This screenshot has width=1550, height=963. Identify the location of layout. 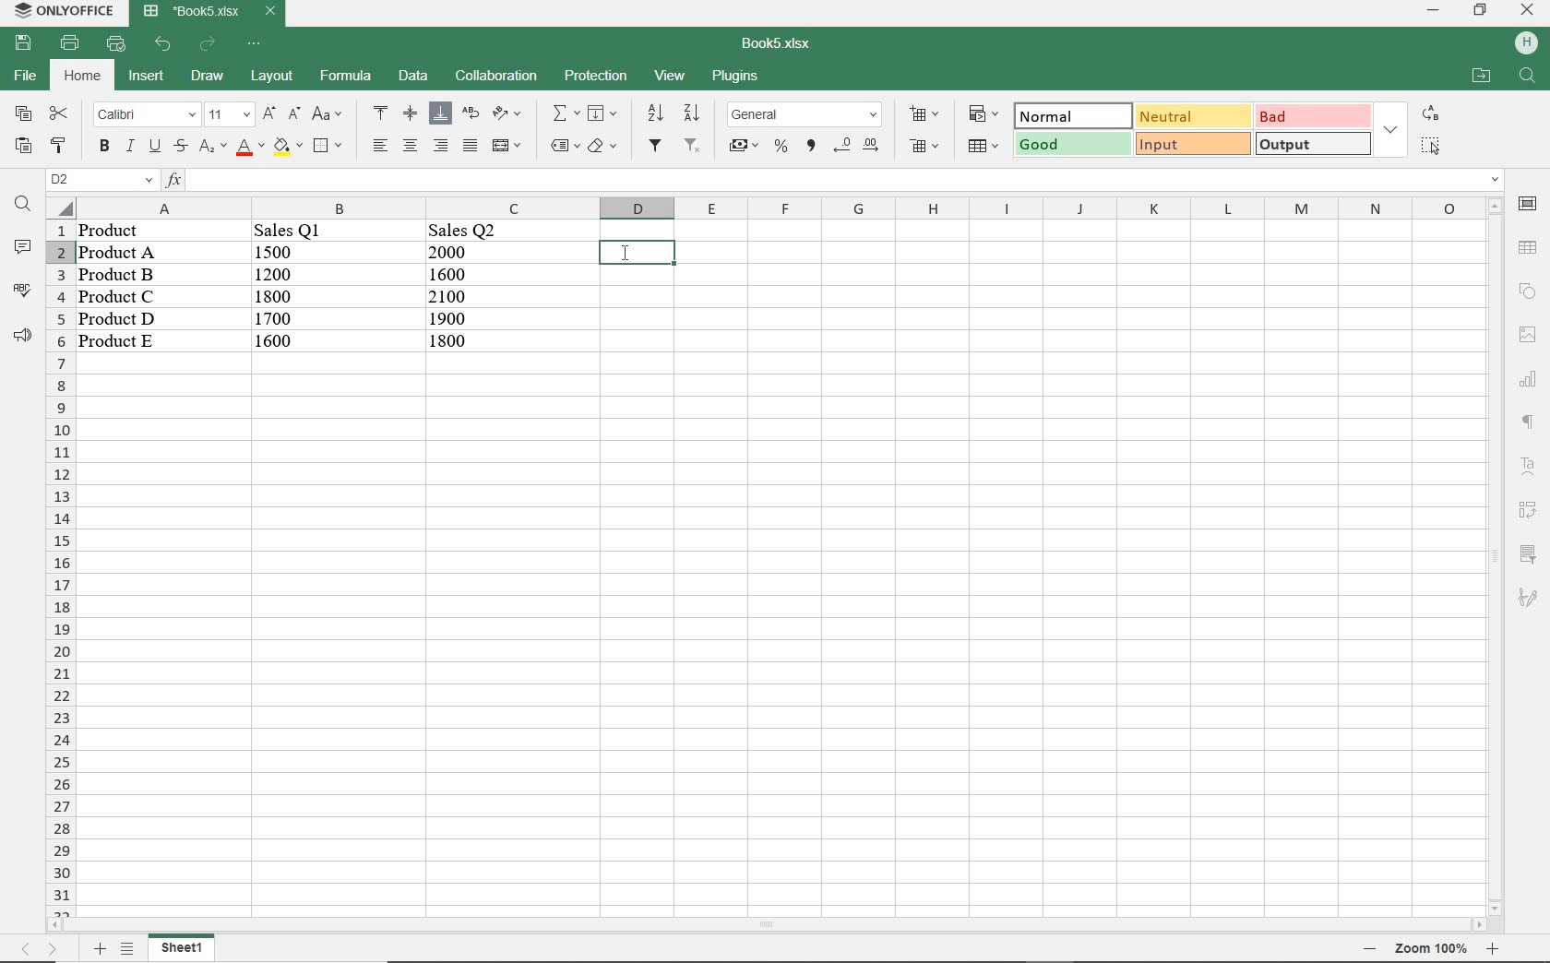
(274, 77).